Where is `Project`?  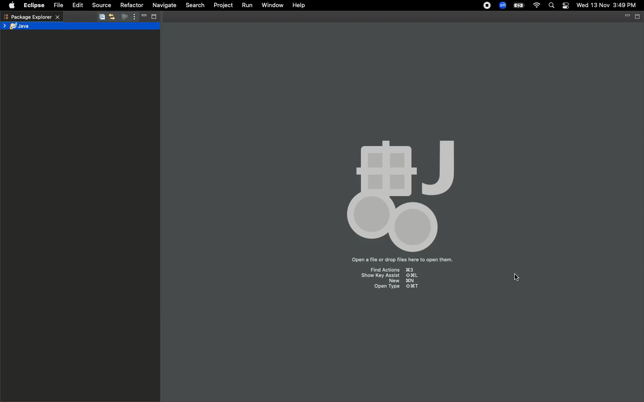 Project is located at coordinates (224, 6).